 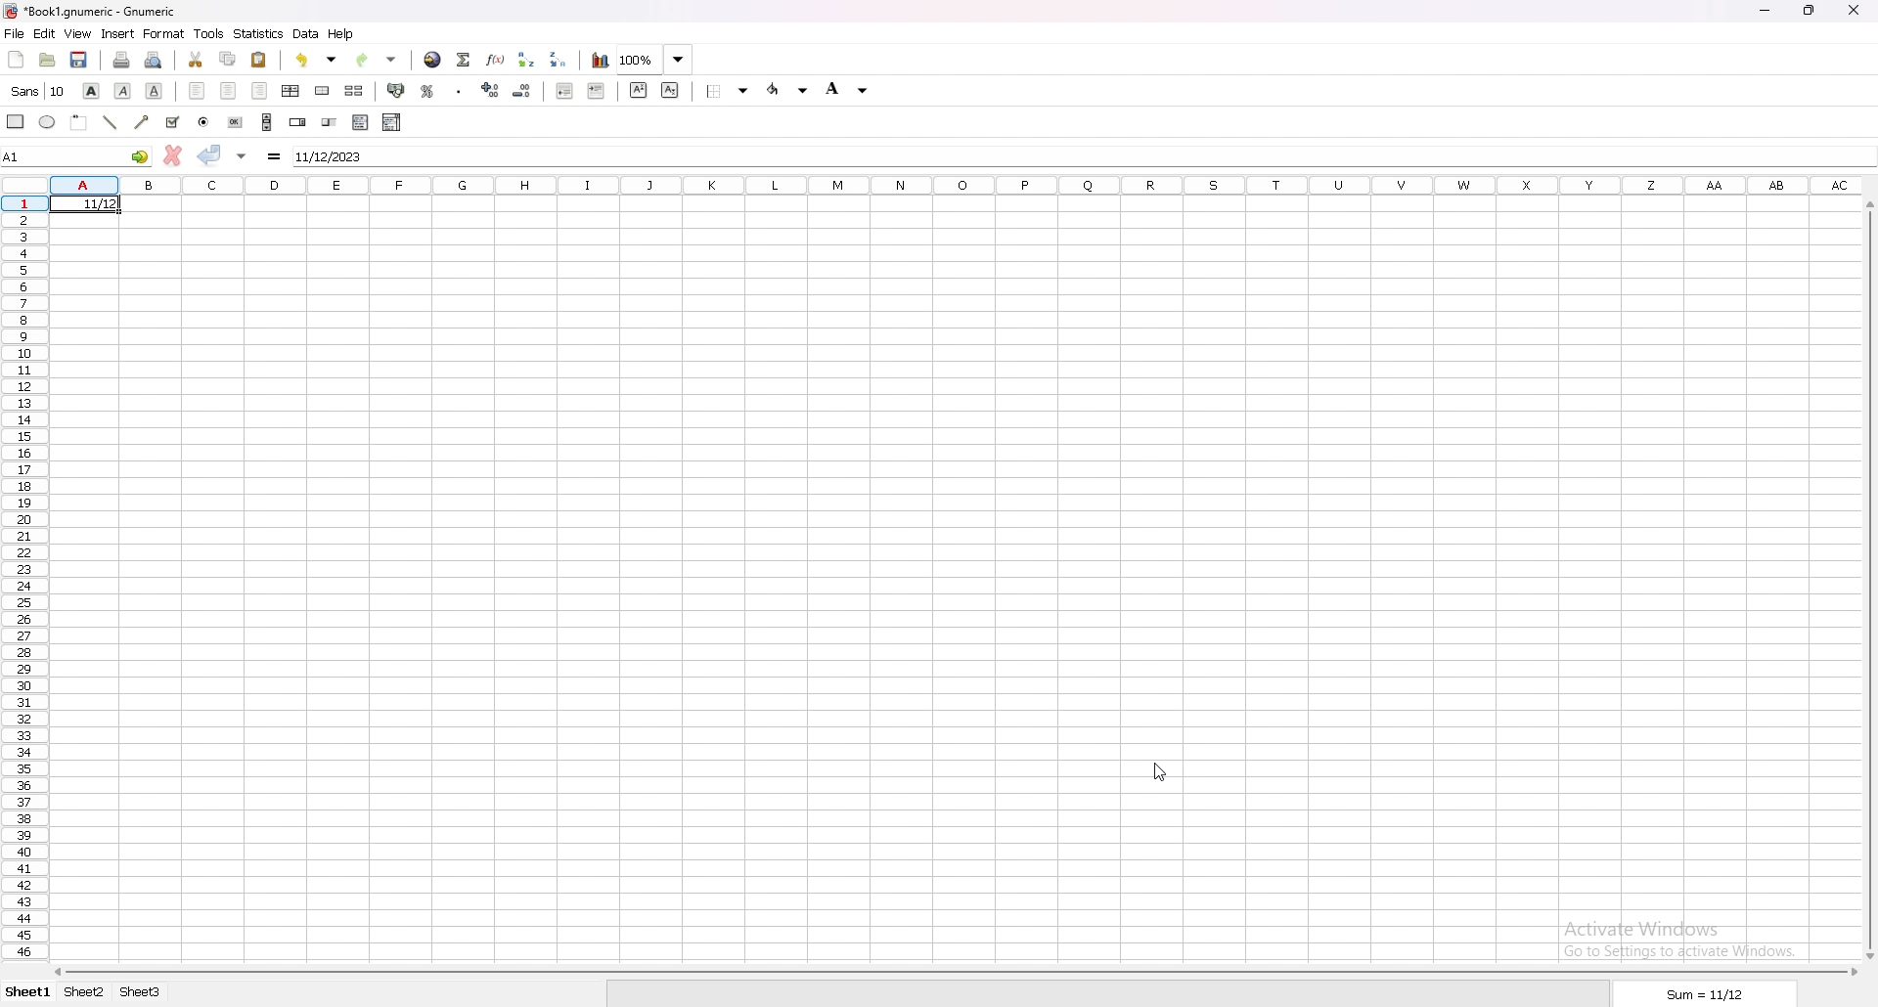 What do you see at coordinates (496, 60) in the screenshot?
I see `function` at bounding box center [496, 60].